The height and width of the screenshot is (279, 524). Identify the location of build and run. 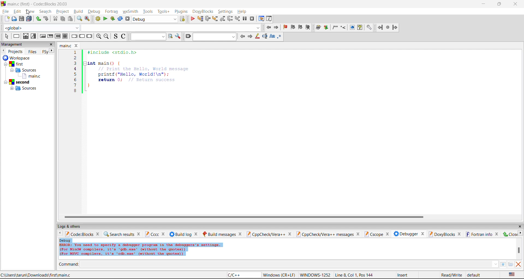
(114, 20).